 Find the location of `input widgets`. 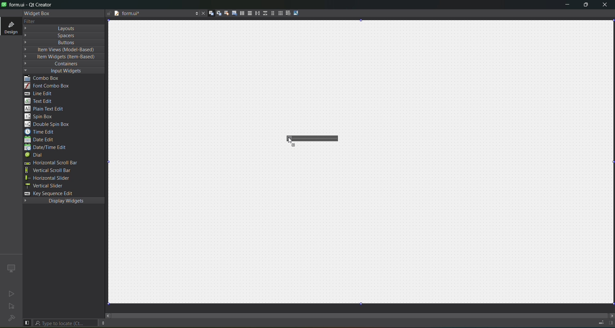

input widgets is located at coordinates (58, 70).